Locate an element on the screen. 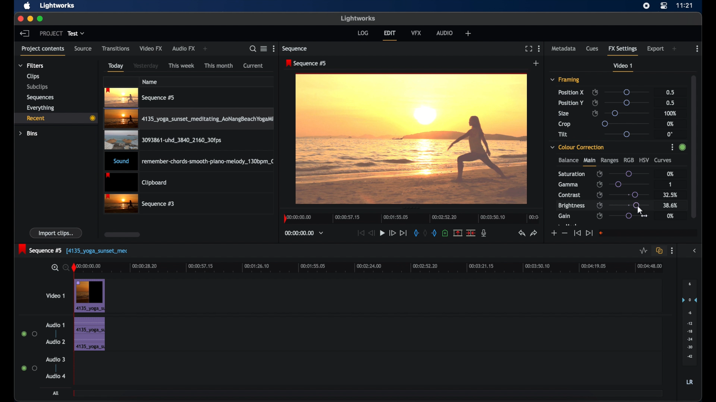 The width and height of the screenshot is (716, 402). jump to start is located at coordinates (577, 233).